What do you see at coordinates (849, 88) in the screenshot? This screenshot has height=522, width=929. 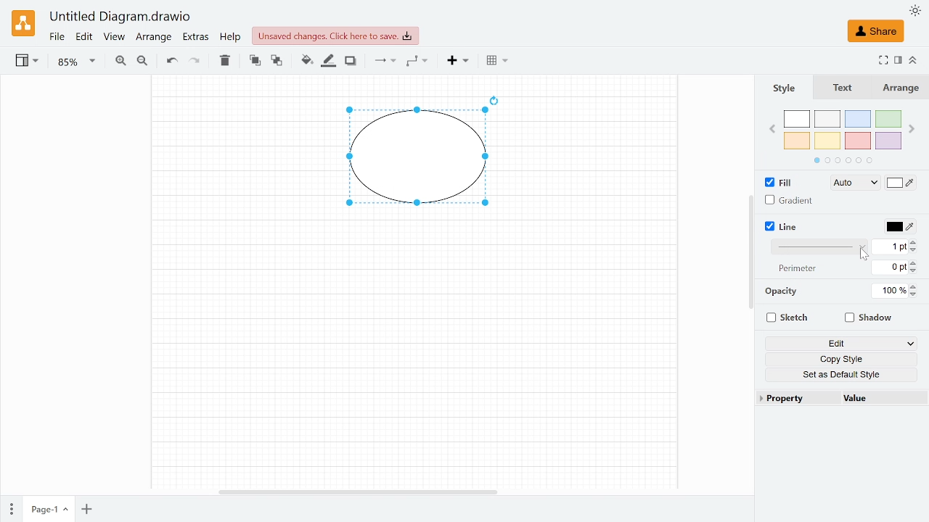 I see `Text` at bounding box center [849, 88].